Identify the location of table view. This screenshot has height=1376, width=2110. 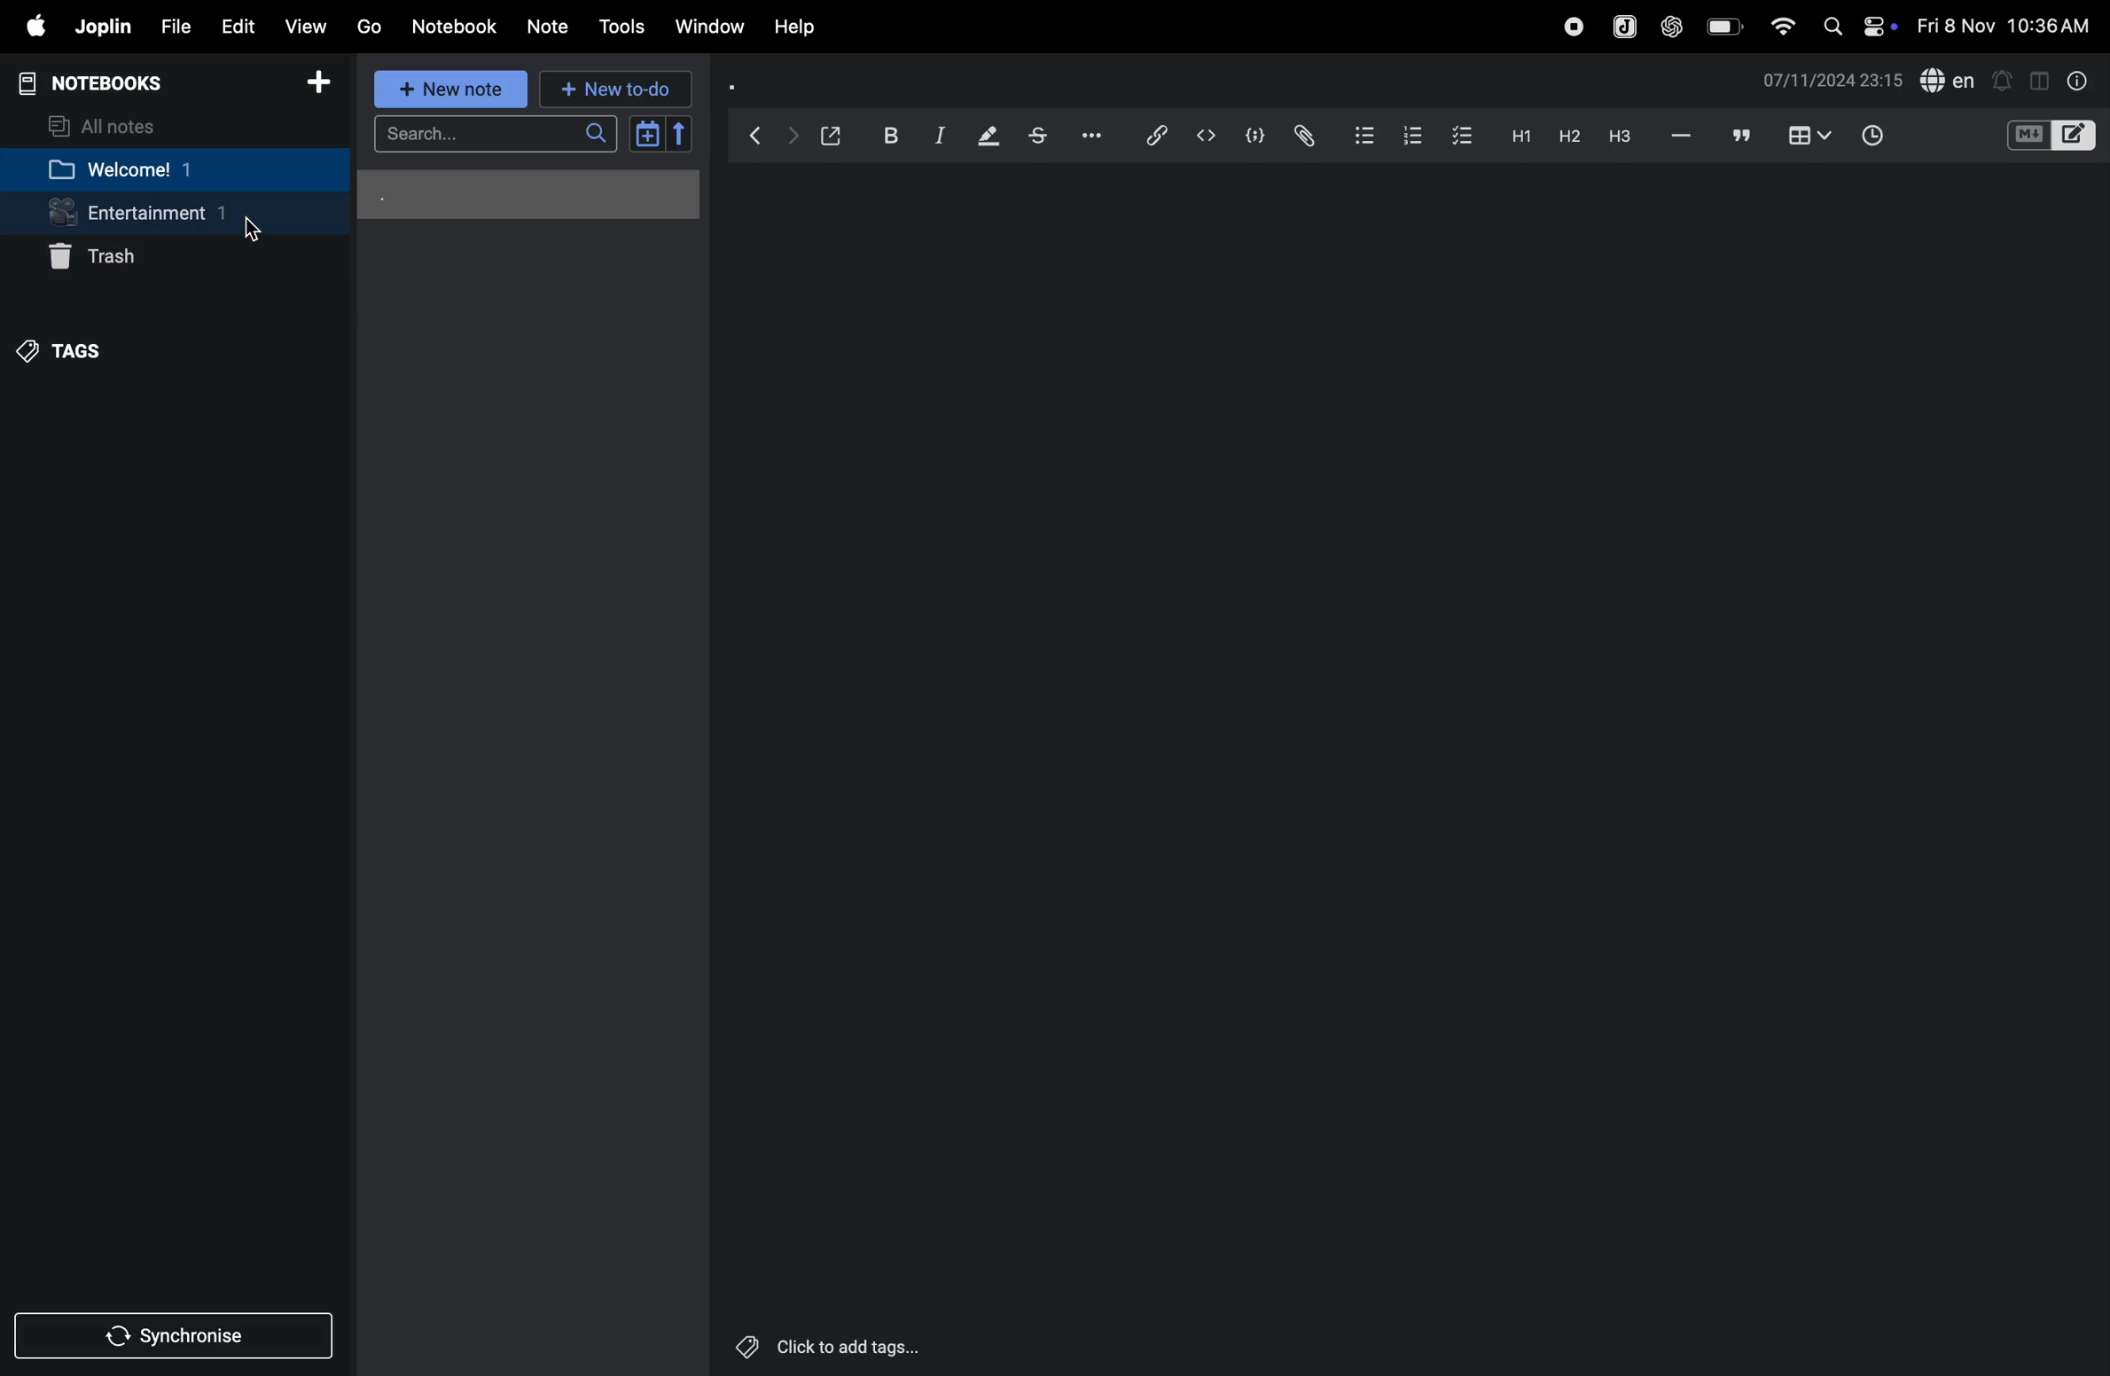
(1804, 137).